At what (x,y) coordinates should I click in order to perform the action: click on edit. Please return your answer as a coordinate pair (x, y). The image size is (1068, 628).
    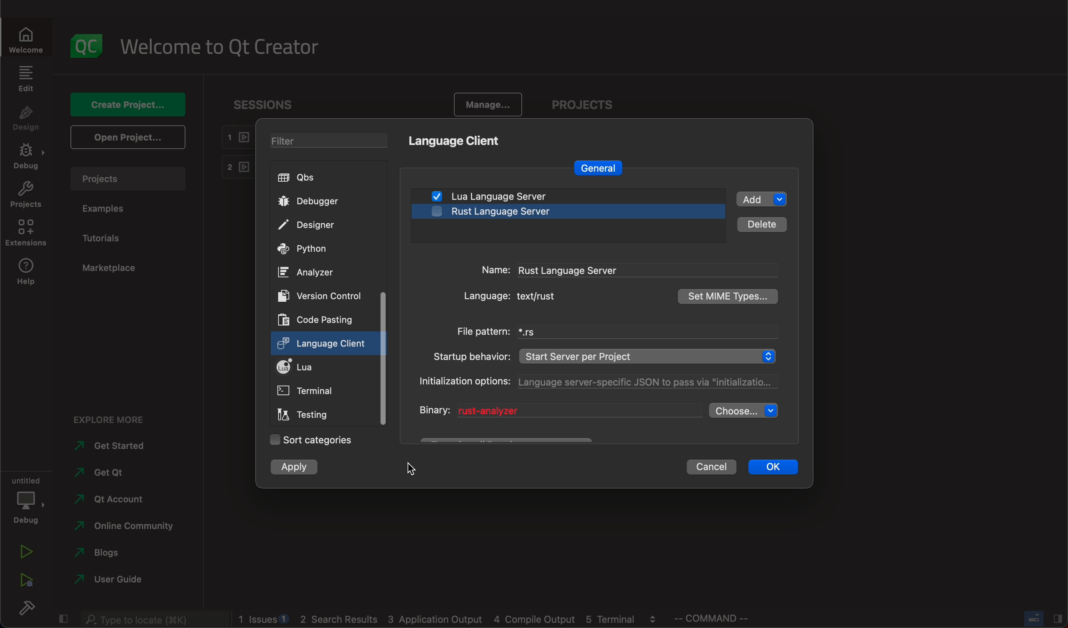
    Looking at the image, I should click on (27, 78).